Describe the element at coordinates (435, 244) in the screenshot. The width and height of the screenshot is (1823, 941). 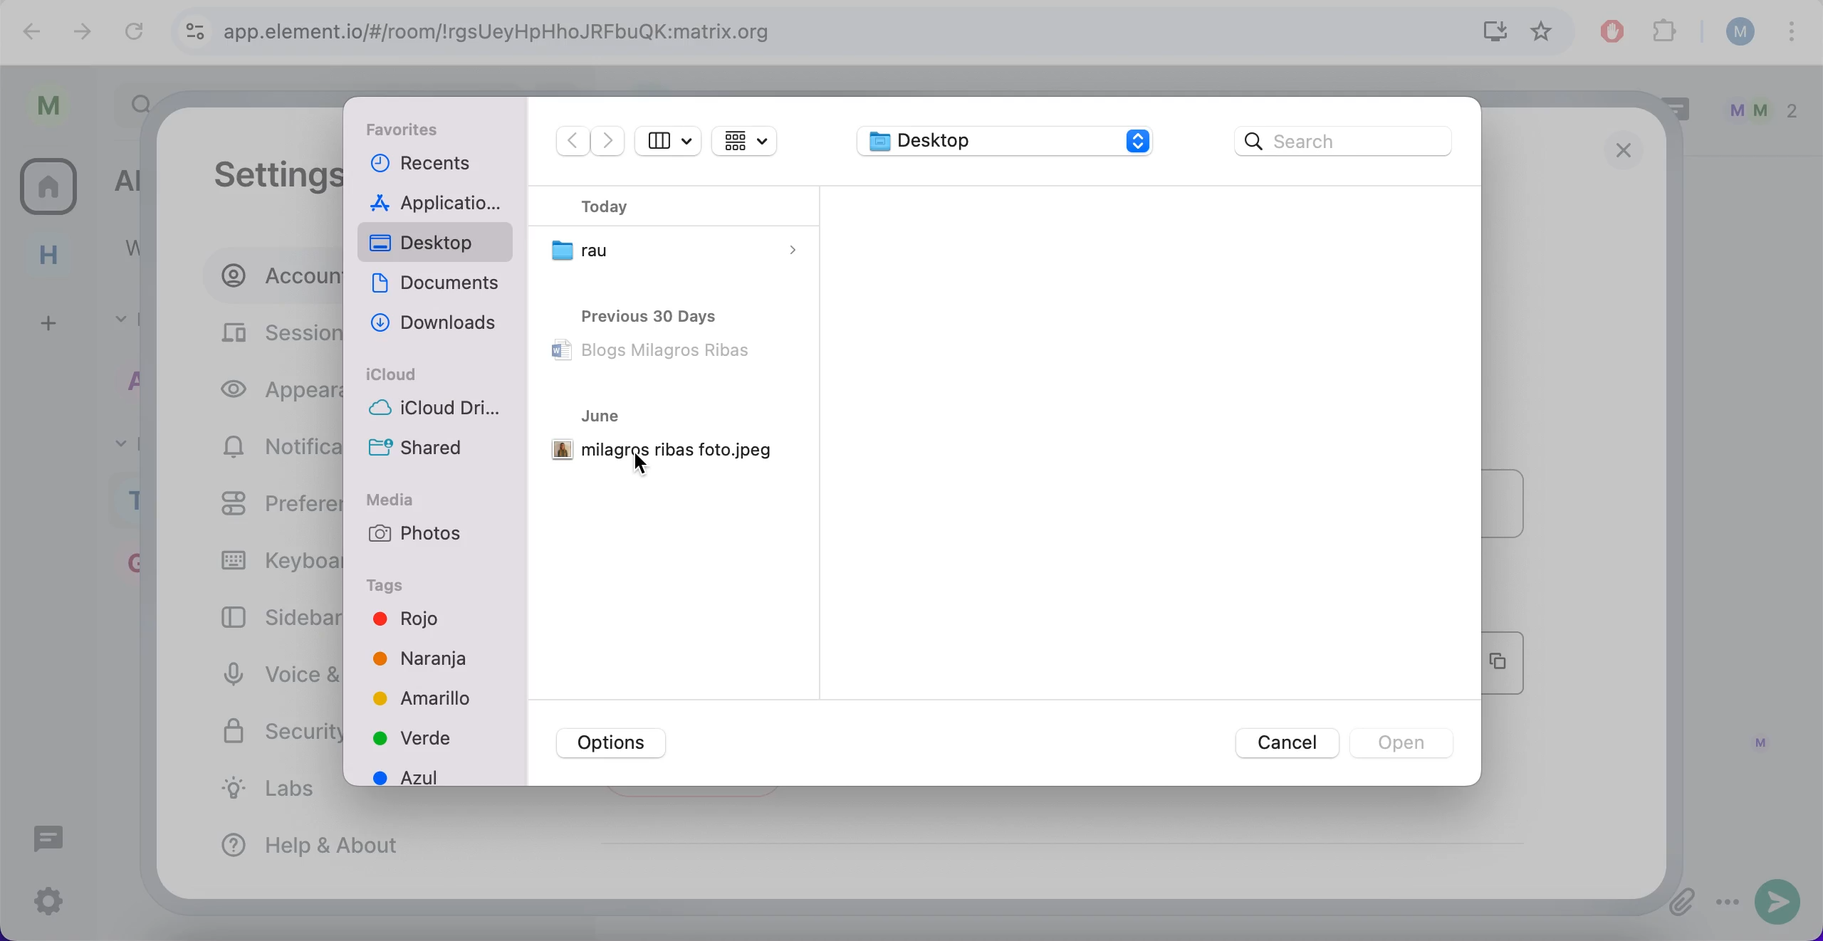
I see `desktop` at that location.